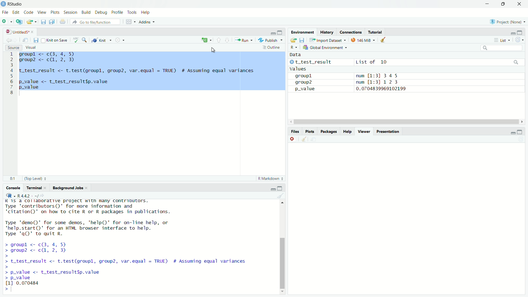 The image size is (528, 297). What do you see at coordinates (294, 48) in the screenshot?
I see `` at bounding box center [294, 48].